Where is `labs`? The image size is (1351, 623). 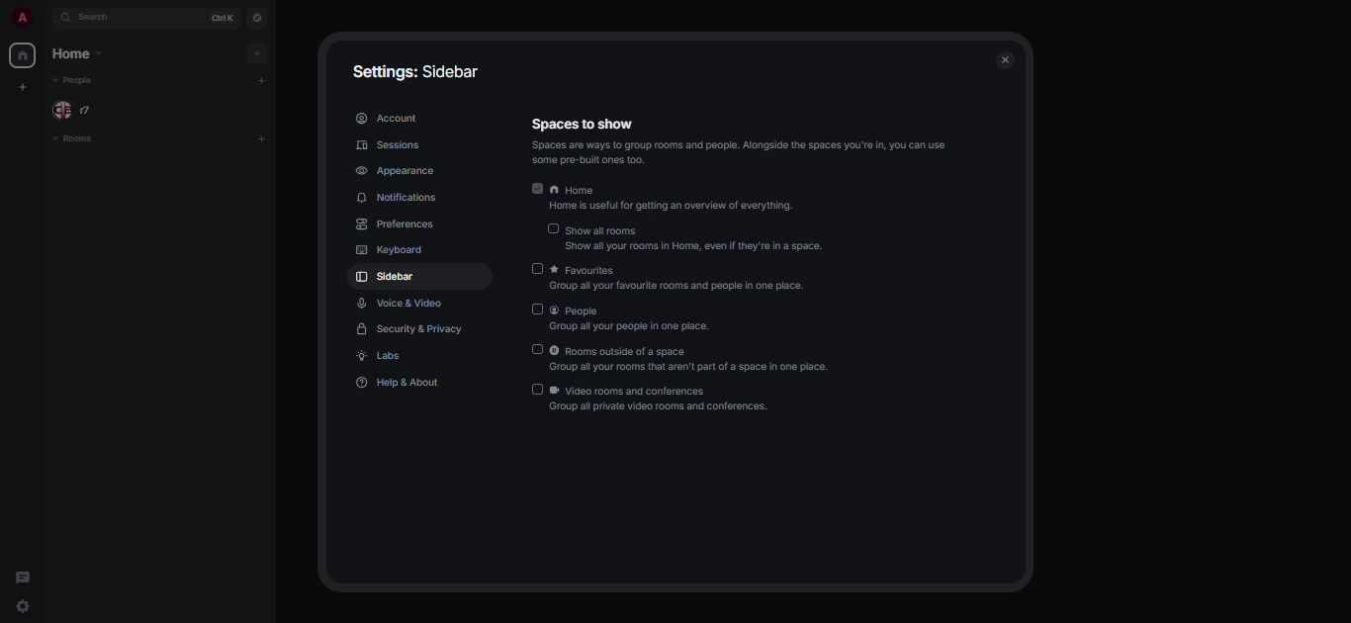 labs is located at coordinates (385, 357).